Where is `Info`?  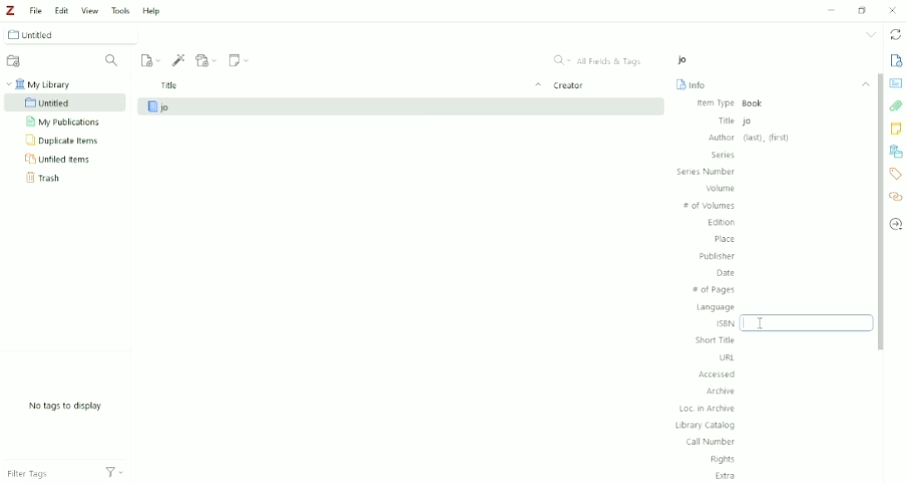
Info is located at coordinates (691, 85).